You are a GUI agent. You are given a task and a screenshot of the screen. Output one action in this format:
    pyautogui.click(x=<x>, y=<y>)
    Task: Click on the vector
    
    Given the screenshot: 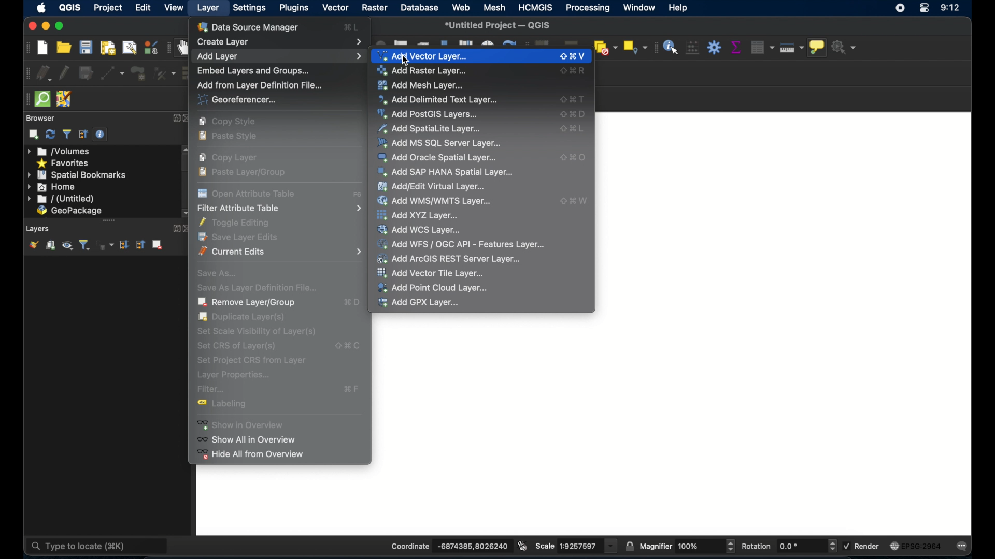 What is the action you would take?
    pyautogui.click(x=335, y=7)
    